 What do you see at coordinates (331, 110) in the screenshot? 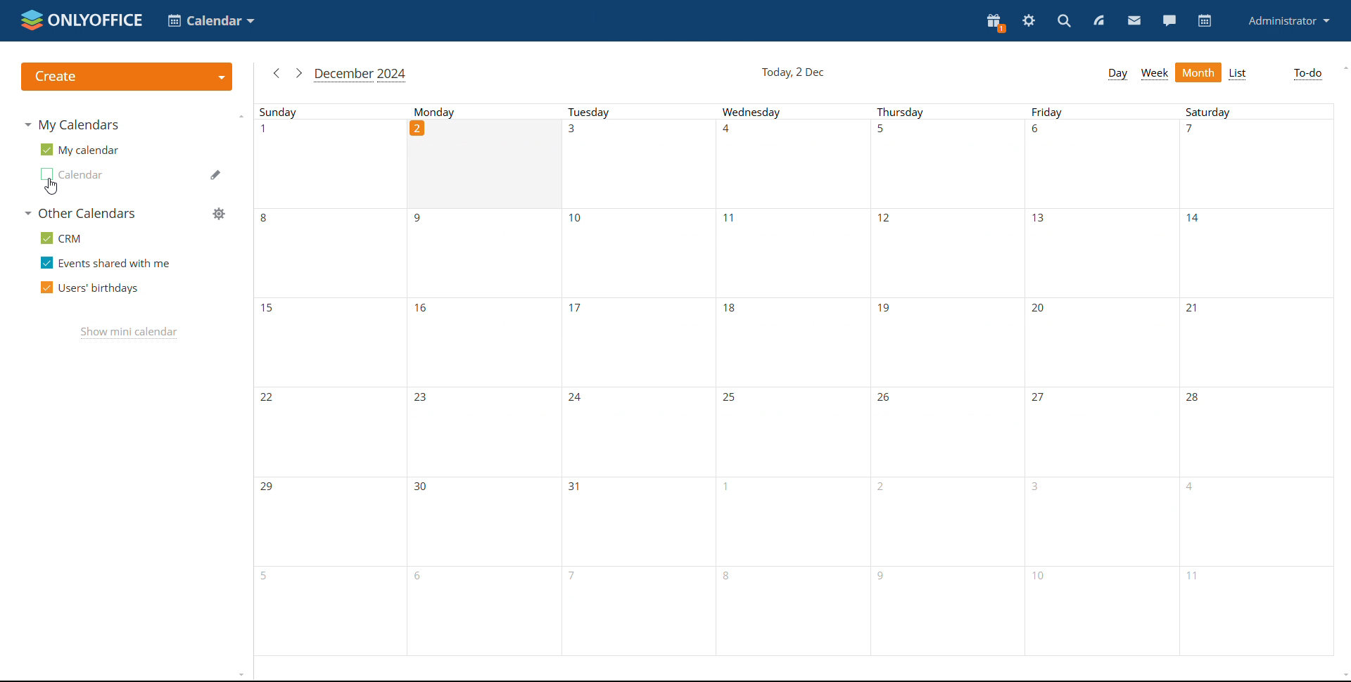
I see `sunday` at bounding box center [331, 110].